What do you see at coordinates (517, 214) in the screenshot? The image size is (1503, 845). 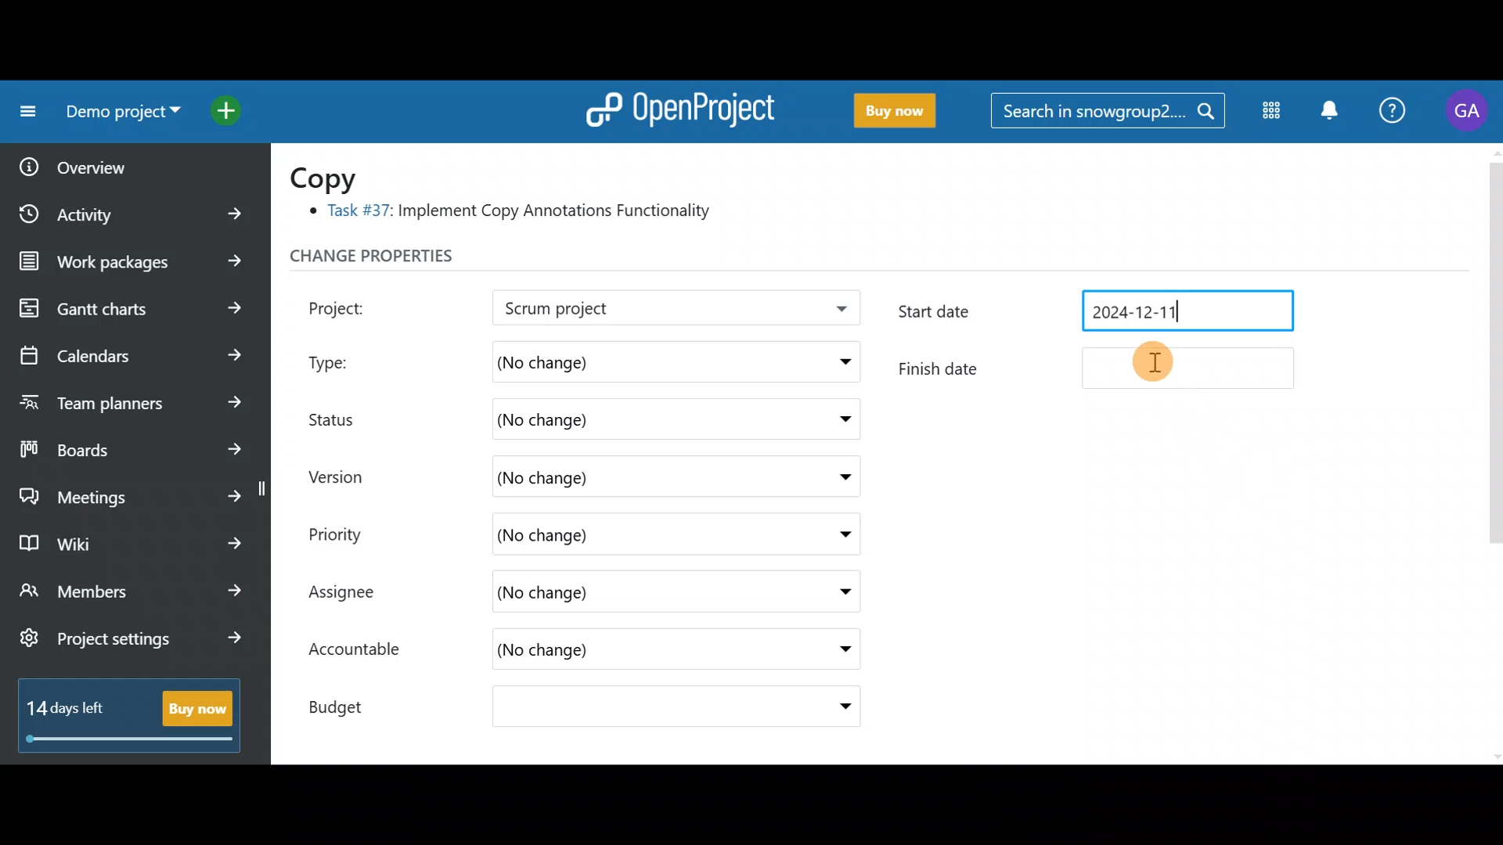 I see `® Task #37: Implement Copy Annotations Functionality` at bounding box center [517, 214].